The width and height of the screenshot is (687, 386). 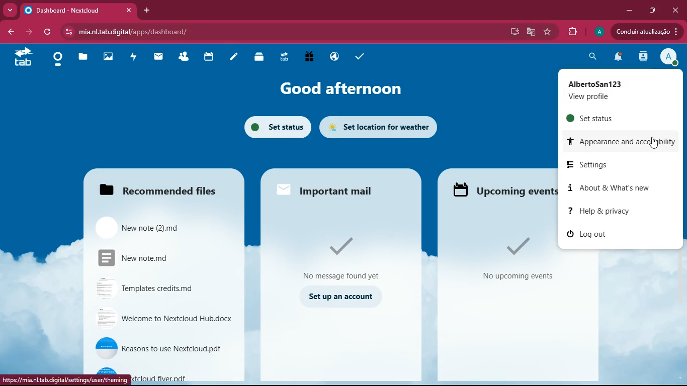 What do you see at coordinates (310, 57) in the screenshot?
I see `gift` at bounding box center [310, 57].